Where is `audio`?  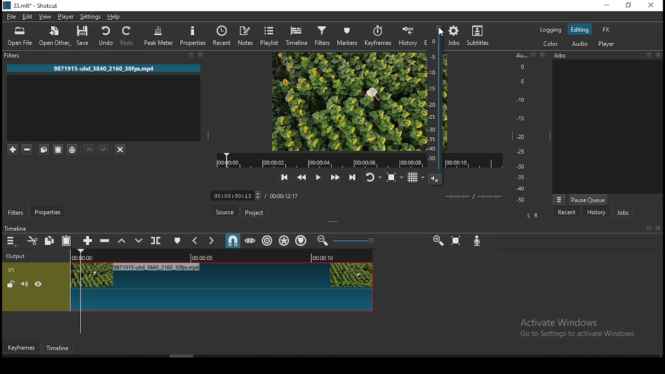
audio is located at coordinates (580, 42).